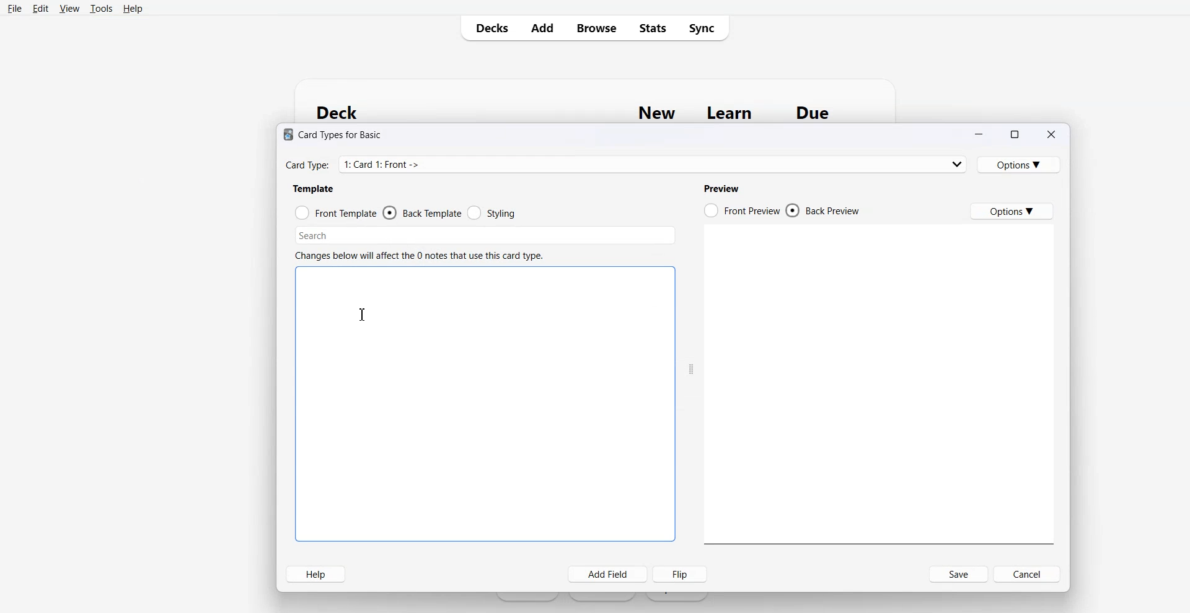 The width and height of the screenshot is (1190, 613). What do you see at coordinates (959, 574) in the screenshot?
I see `Save` at bounding box center [959, 574].